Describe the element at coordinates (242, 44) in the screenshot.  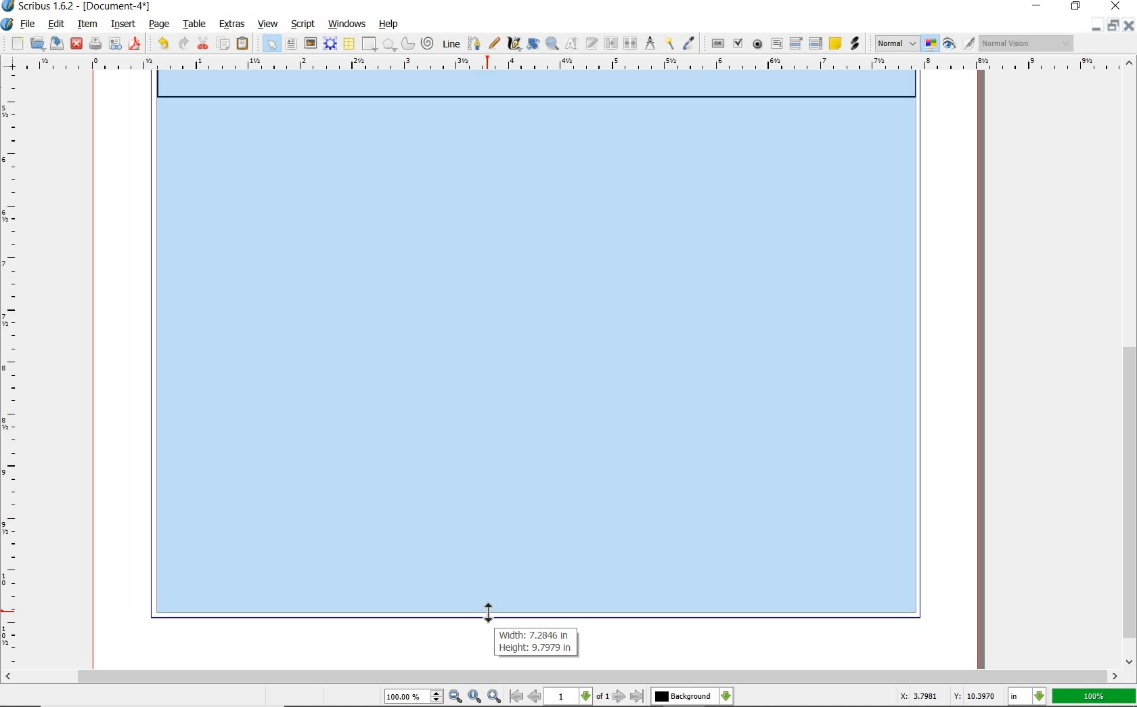
I see `paste` at that location.